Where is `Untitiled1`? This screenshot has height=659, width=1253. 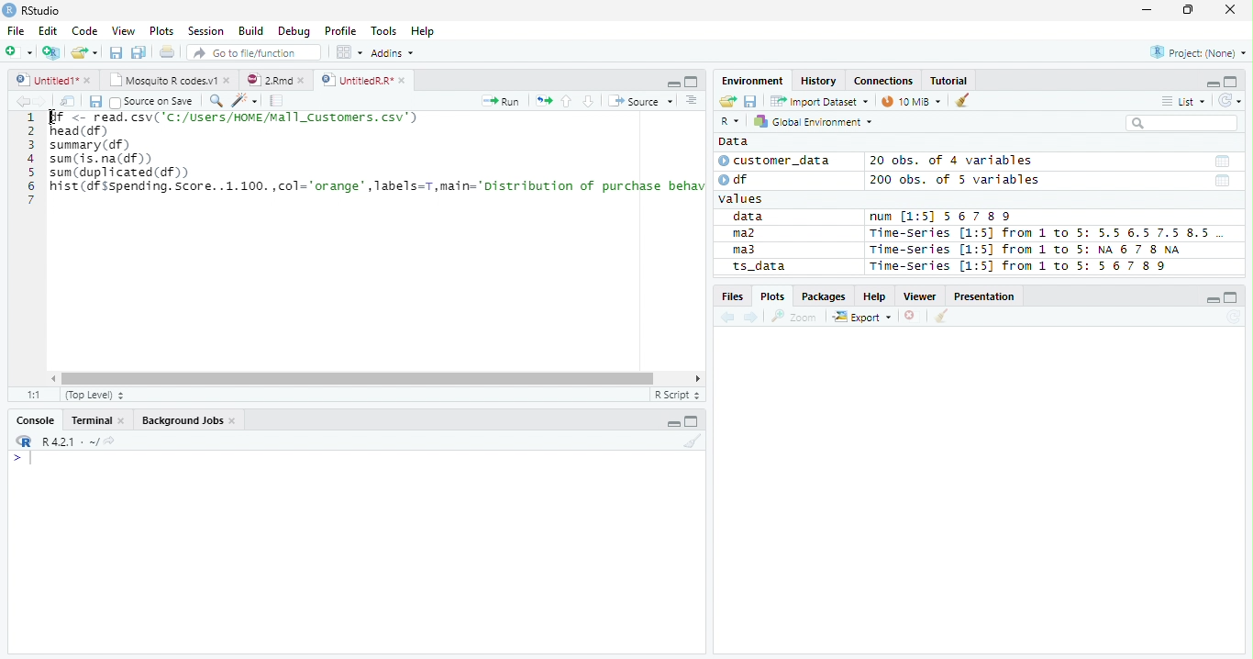
Untitiled1 is located at coordinates (52, 80).